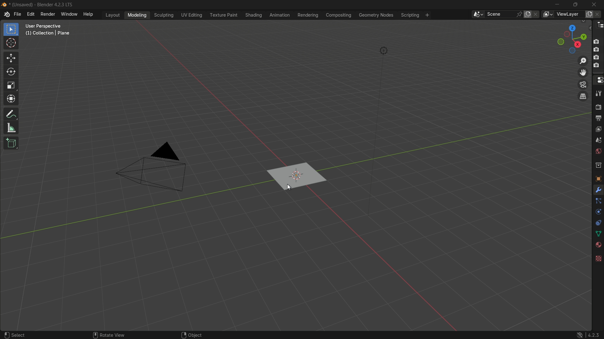  Describe the element at coordinates (548, 14) in the screenshot. I see `browse views` at that location.